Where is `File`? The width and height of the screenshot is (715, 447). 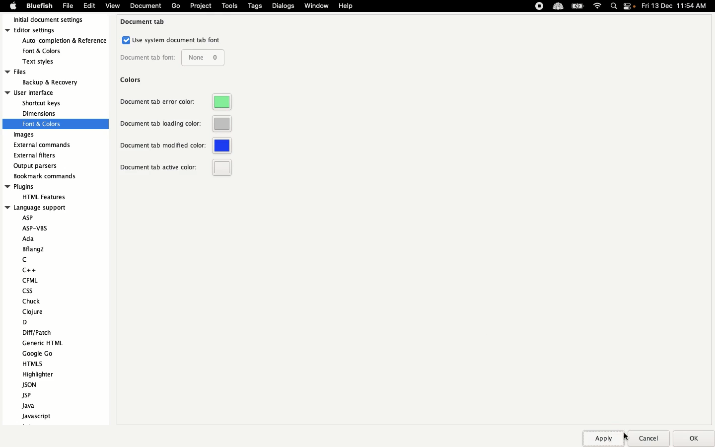
File is located at coordinates (68, 5).